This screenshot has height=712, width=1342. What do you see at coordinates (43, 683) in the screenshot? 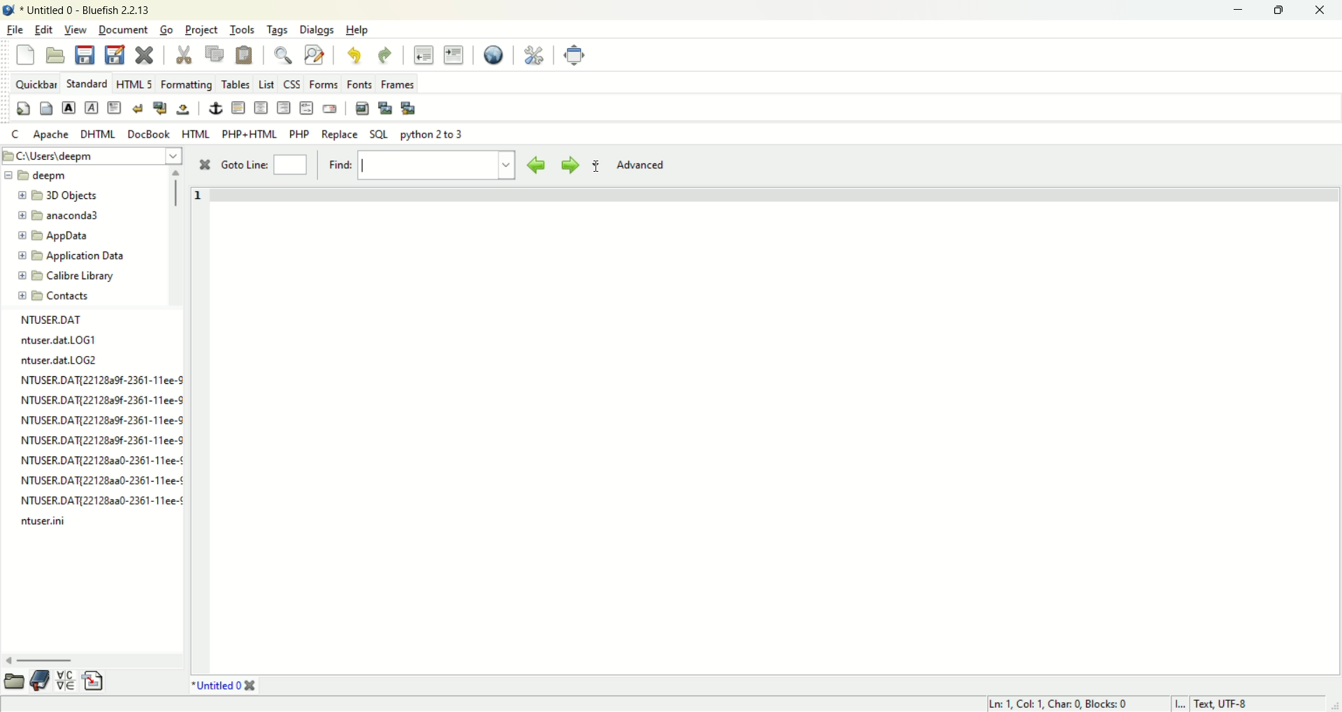
I see `bookmark` at bounding box center [43, 683].